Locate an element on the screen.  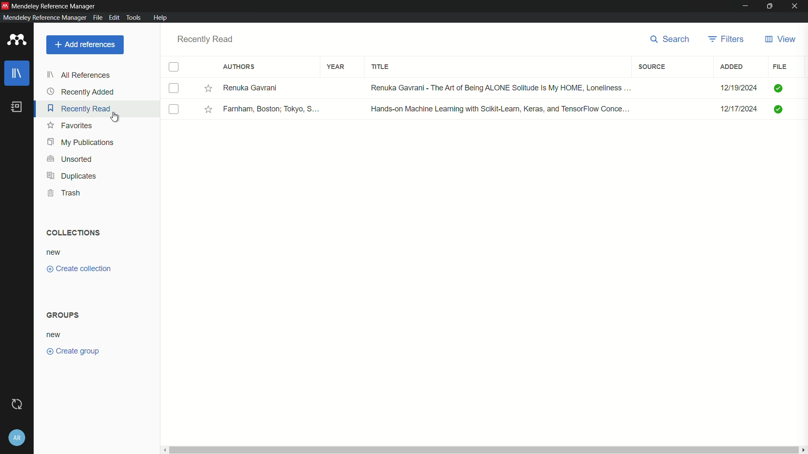
library is located at coordinates (18, 74).